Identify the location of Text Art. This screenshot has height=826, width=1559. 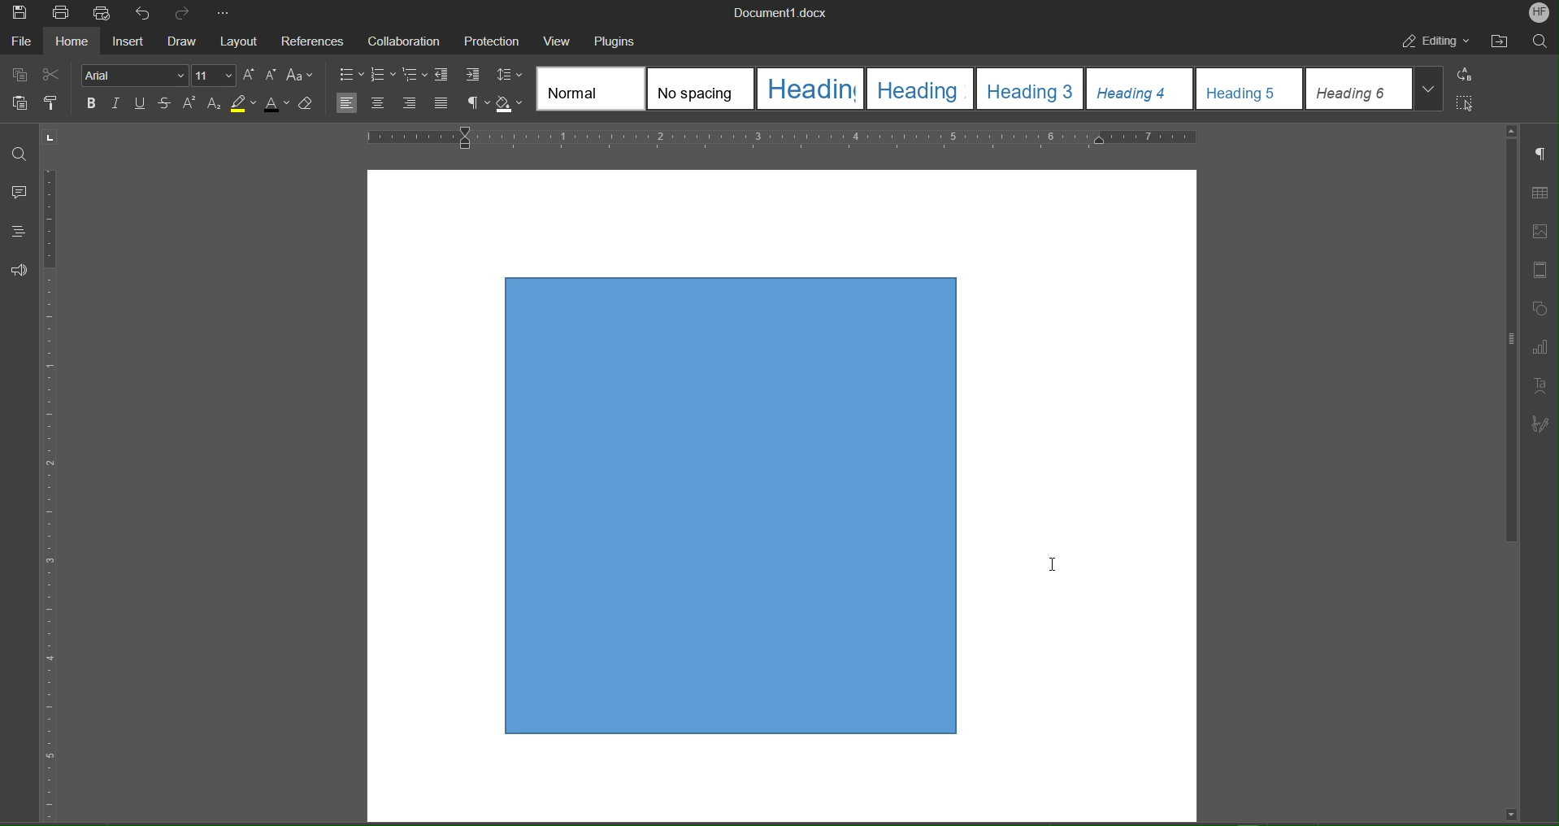
(1543, 383).